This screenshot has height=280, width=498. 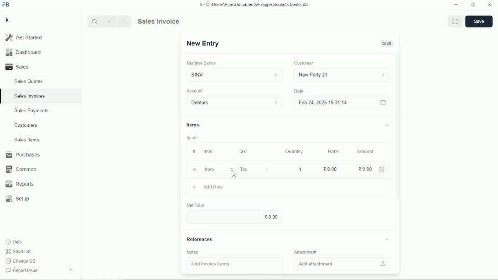 I want to click on Toggle between form and full width, so click(x=473, y=5).